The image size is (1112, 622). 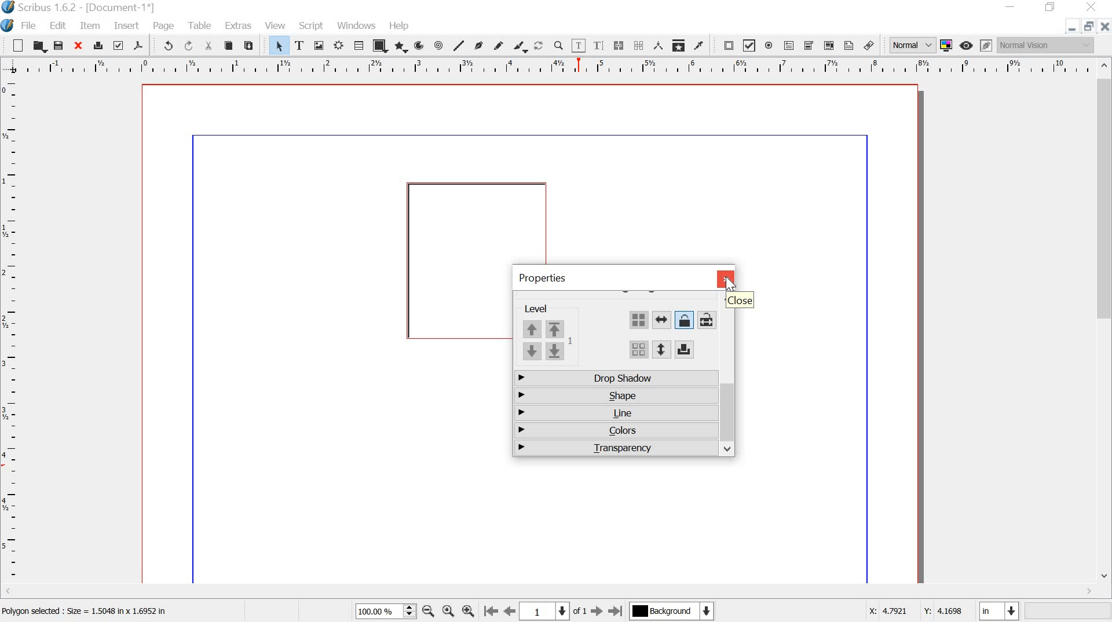 What do you see at coordinates (660, 350) in the screenshot?
I see `flip vertically` at bounding box center [660, 350].